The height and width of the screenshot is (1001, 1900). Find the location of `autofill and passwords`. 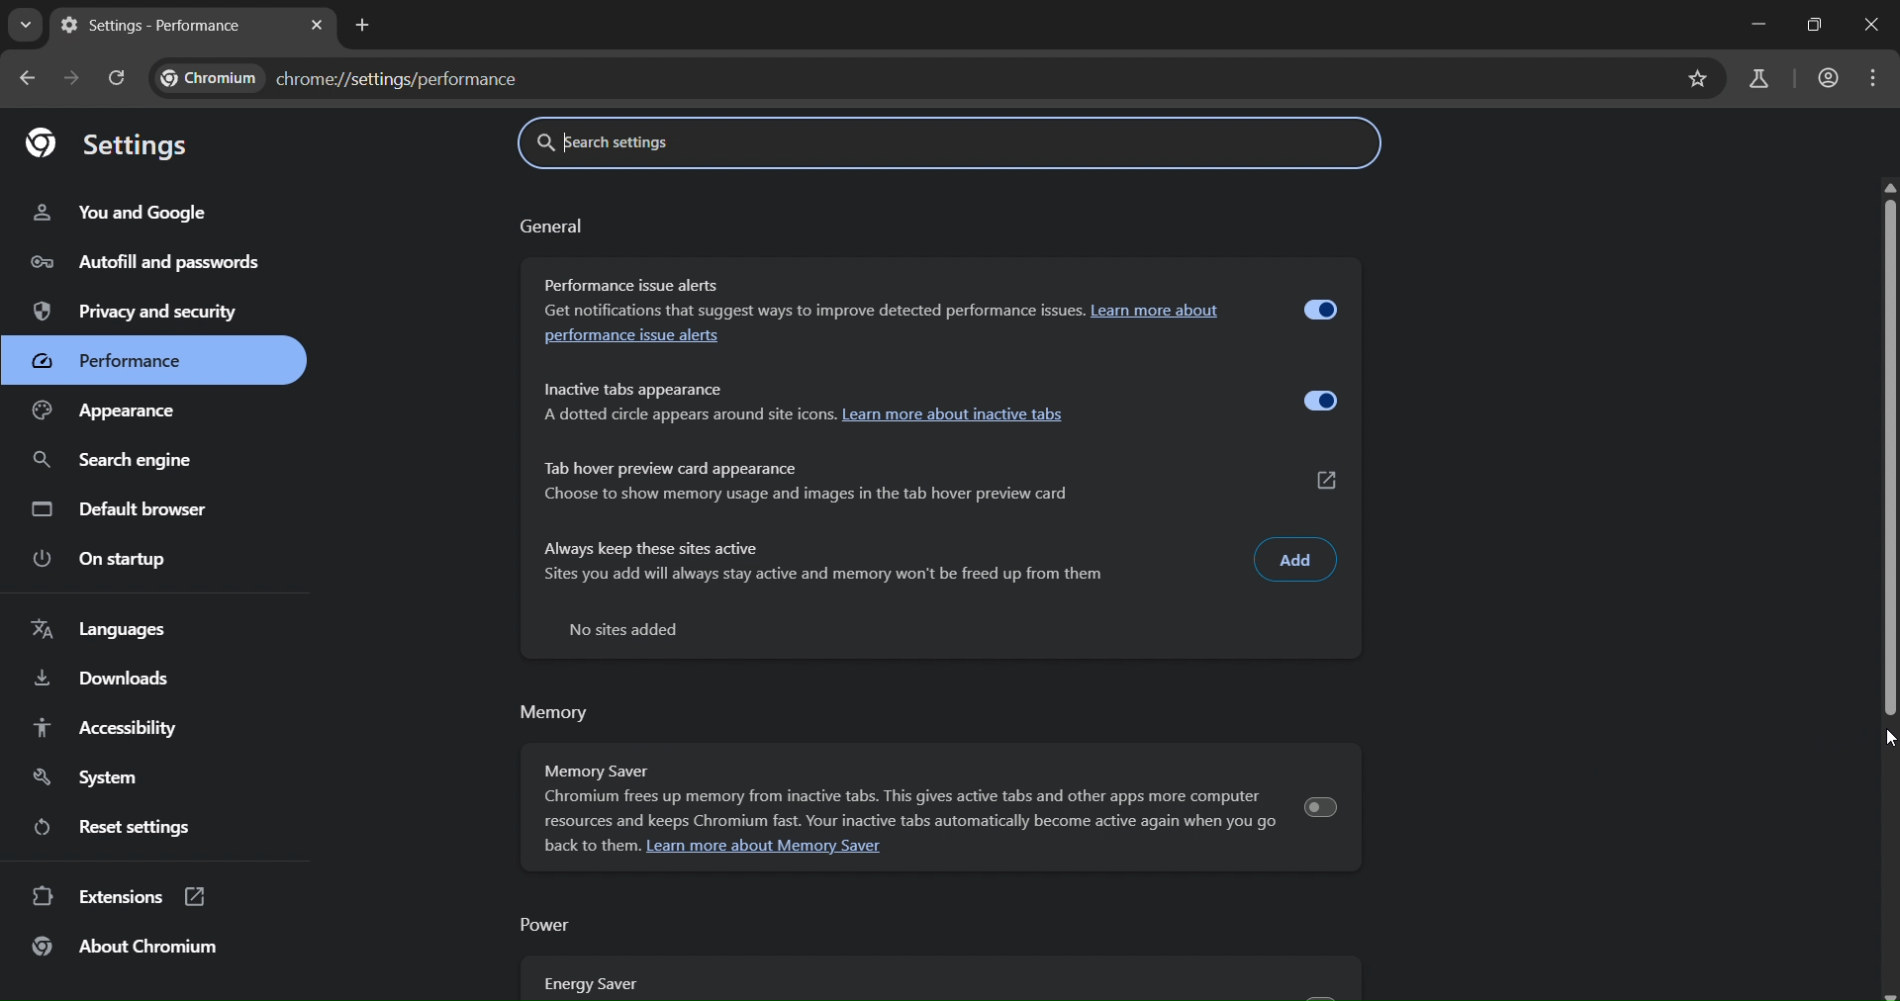

autofill and passwords is located at coordinates (149, 264).